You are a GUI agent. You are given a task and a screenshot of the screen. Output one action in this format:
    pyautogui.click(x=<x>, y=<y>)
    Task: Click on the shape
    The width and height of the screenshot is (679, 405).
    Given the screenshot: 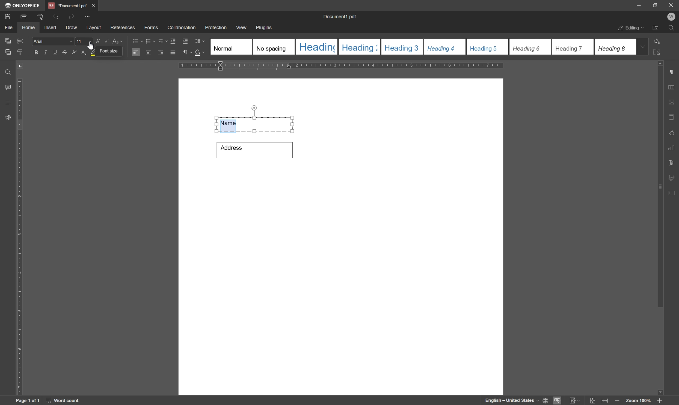 What is the action you would take?
    pyautogui.click(x=673, y=131)
    